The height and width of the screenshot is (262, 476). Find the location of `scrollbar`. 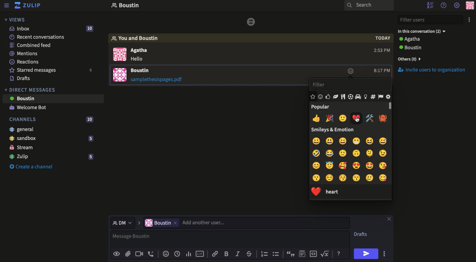

scrollbar is located at coordinates (389, 106).